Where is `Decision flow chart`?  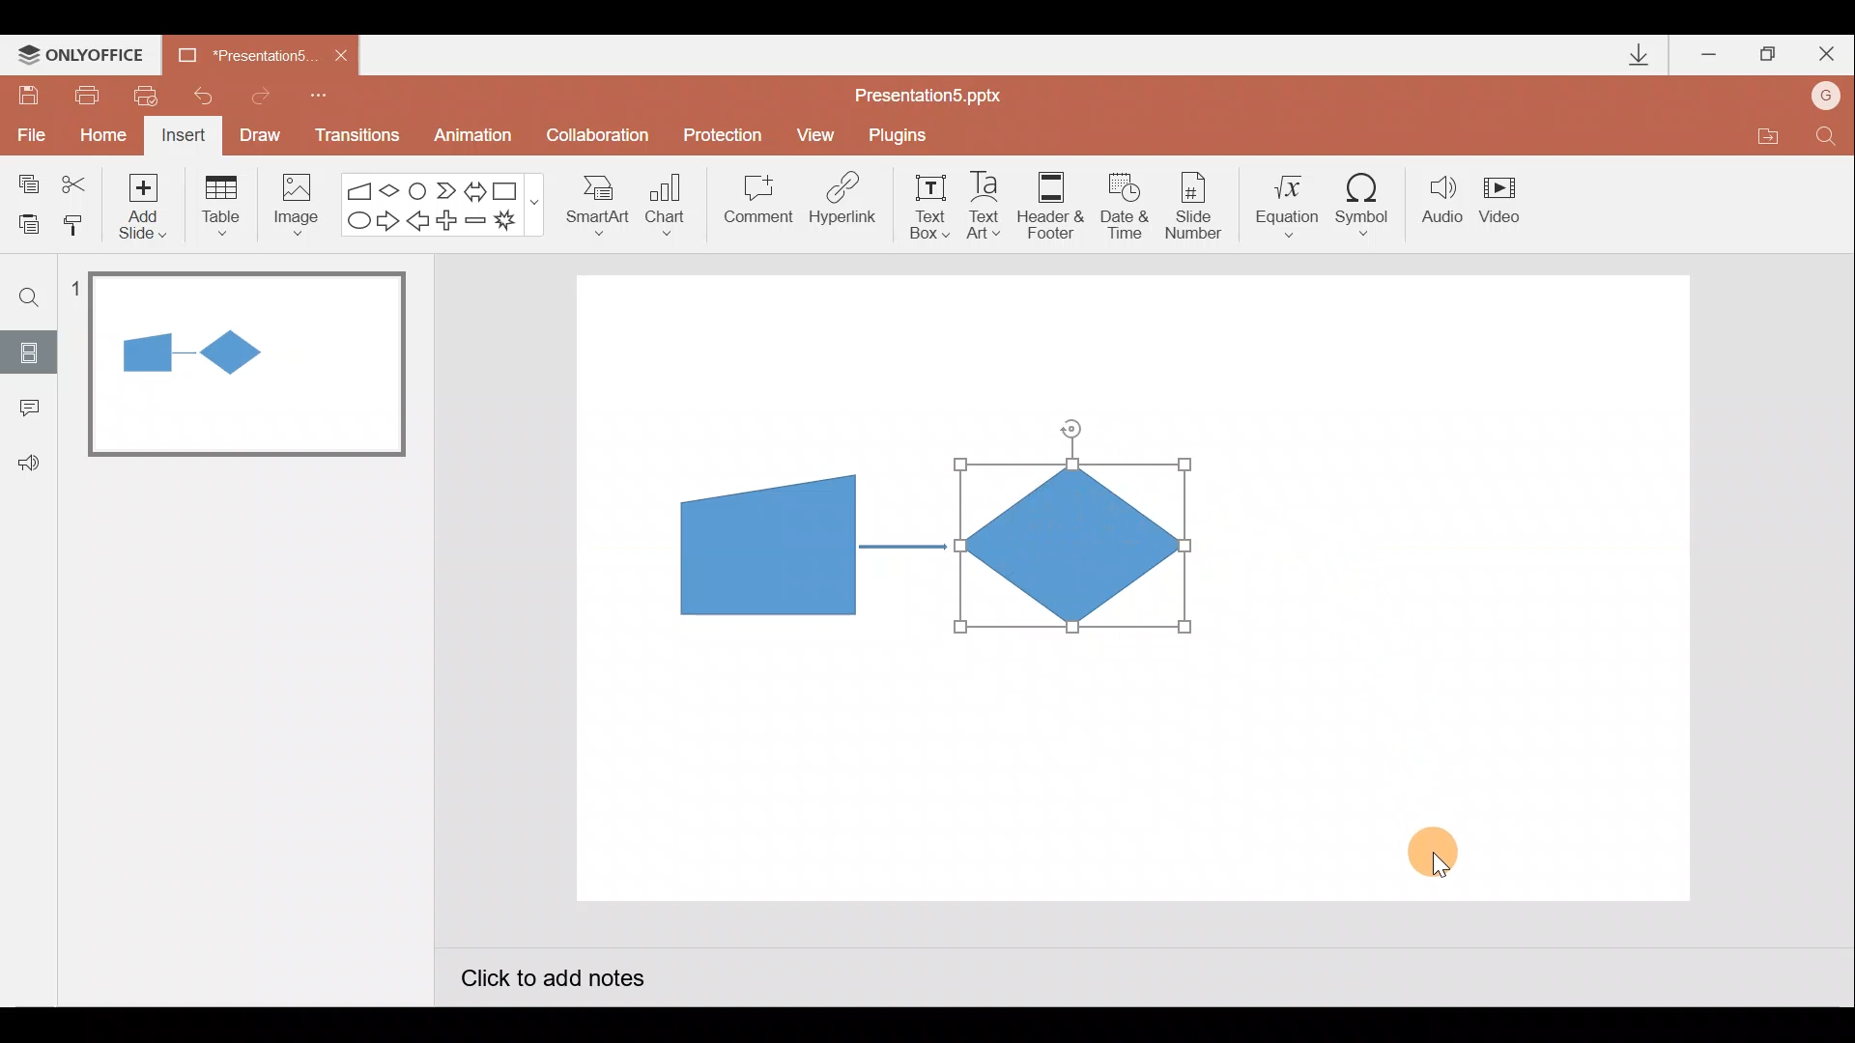 Decision flow chart is located at coordinates (1076, 548).